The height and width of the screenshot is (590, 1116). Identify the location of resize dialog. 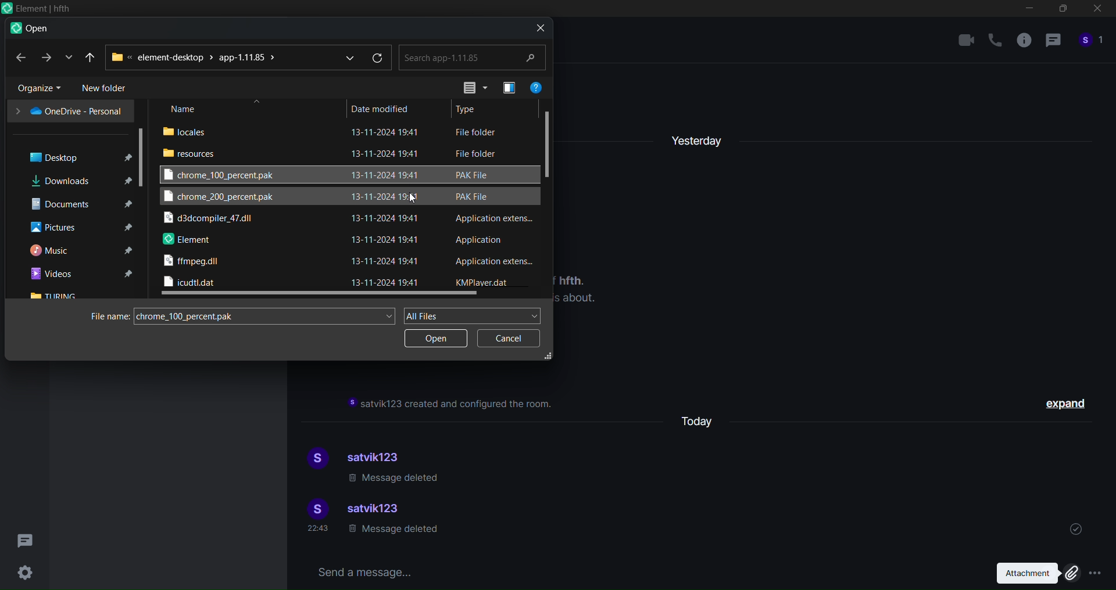
(549, 357).